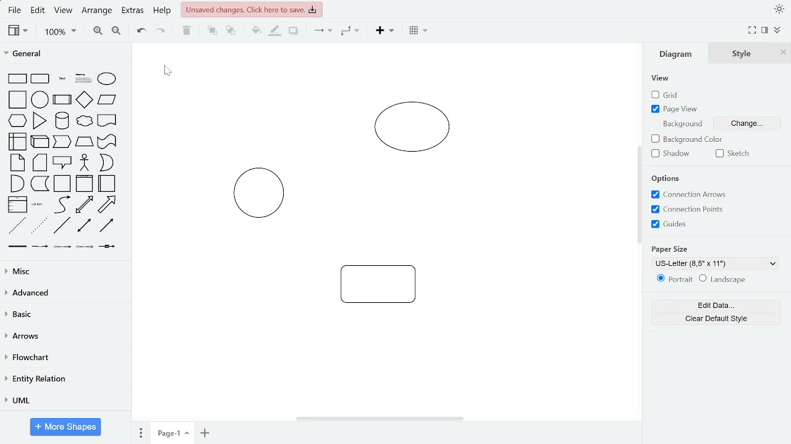 The height and width of the screenshot is (444, 791). What do you see at coordinates (669, 249) in the screenshot?
I see `papersize` at bounding box center [669, 249].